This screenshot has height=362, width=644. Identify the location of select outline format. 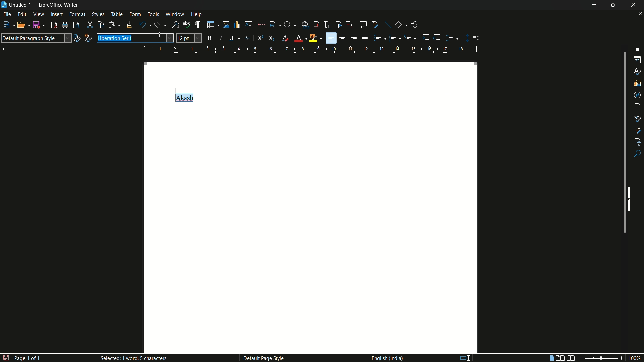
(408, 38).